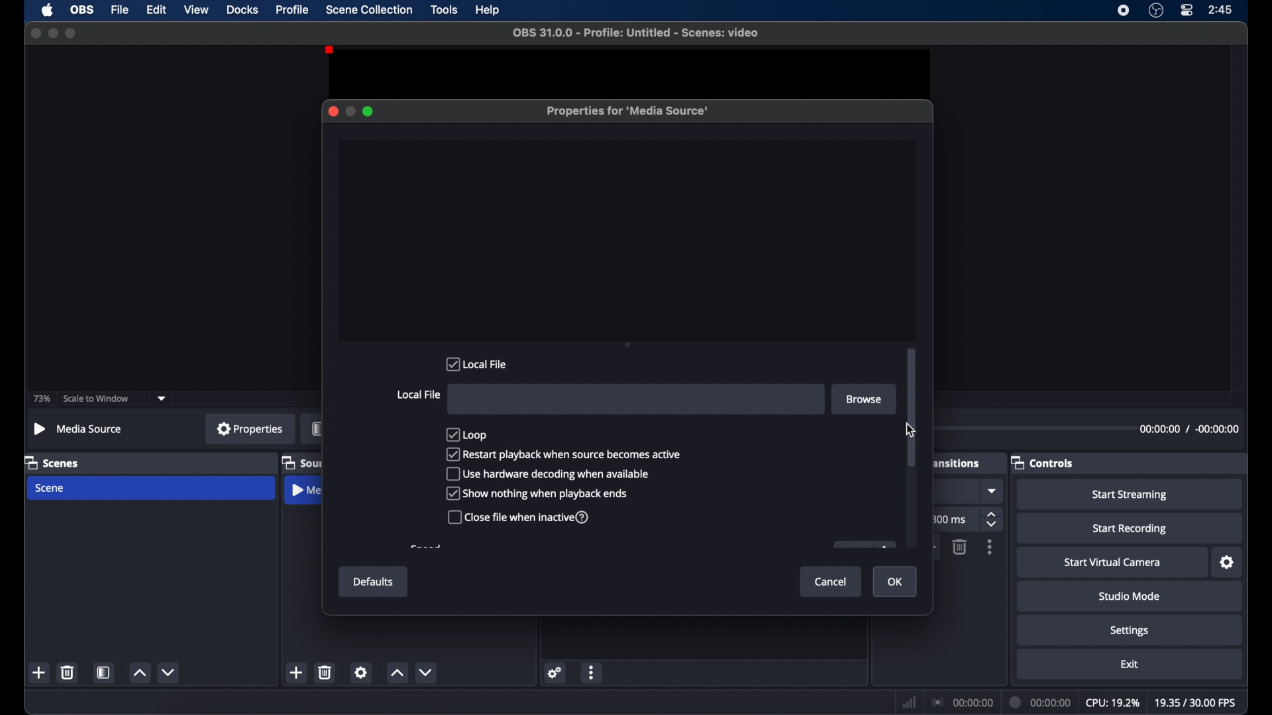 This screenshot has height=715, width=1272. I want to click on settings, so click(361, 672).